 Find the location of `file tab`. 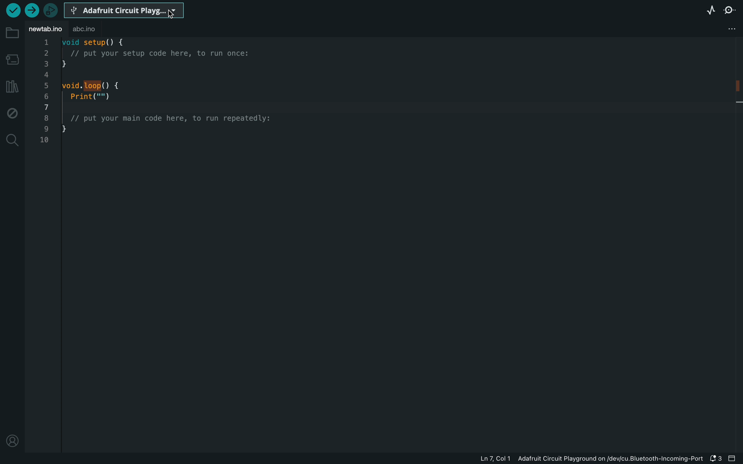

file tab is located at coordinates (46, 29).